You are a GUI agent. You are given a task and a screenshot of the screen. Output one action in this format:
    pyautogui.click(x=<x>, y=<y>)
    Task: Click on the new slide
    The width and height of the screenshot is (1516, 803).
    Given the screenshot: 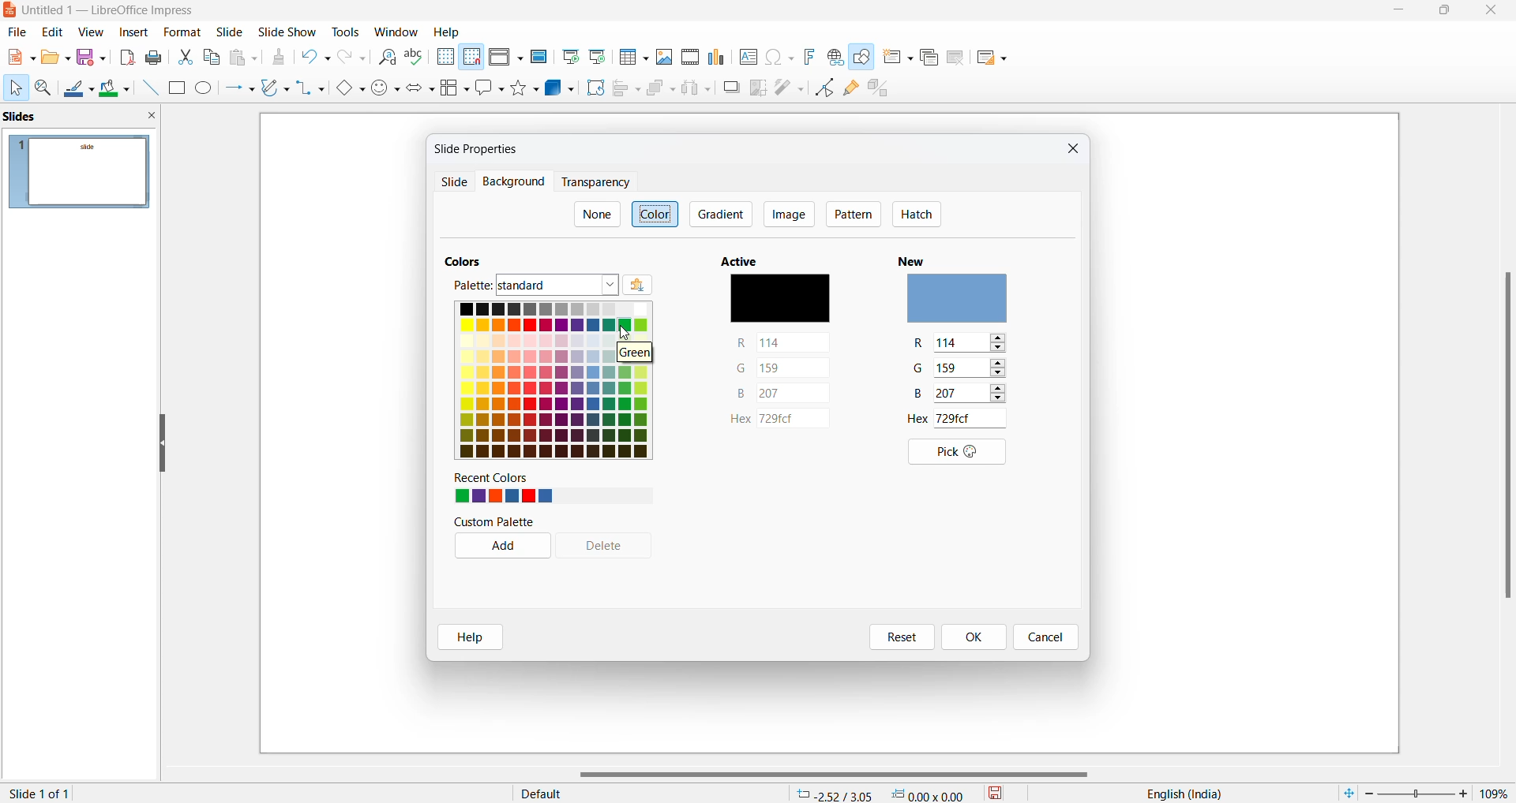 What is the action you would take?
    pyautogui.click(x=898, y=61)
    